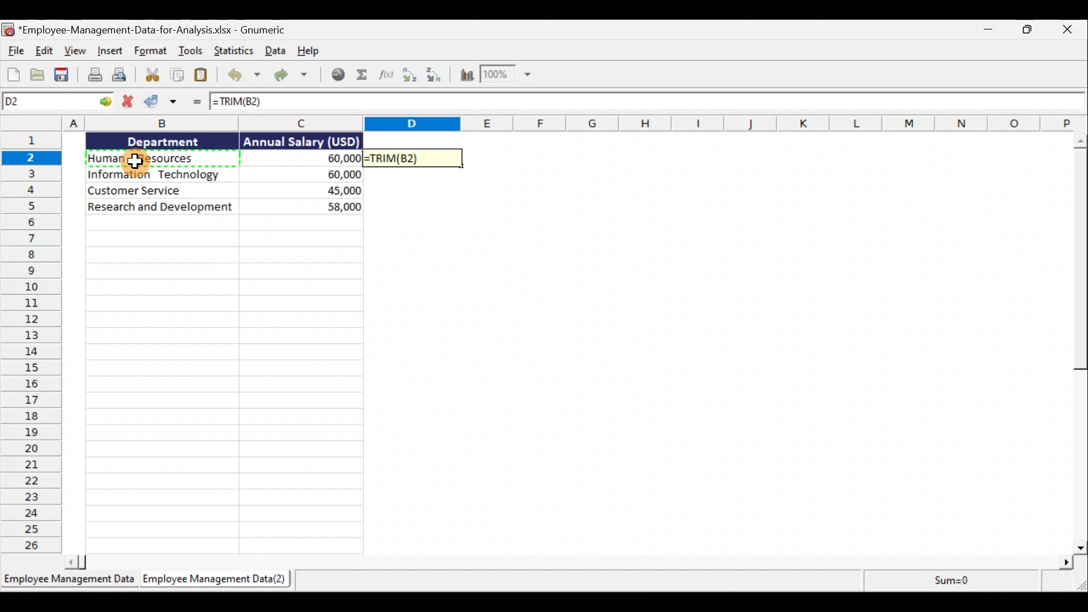 The width and height of the screenshot is (1088, 612). Describe the element at coordinates (206, 75) in the screenshot. I see `Paste the clipboard` at that location.